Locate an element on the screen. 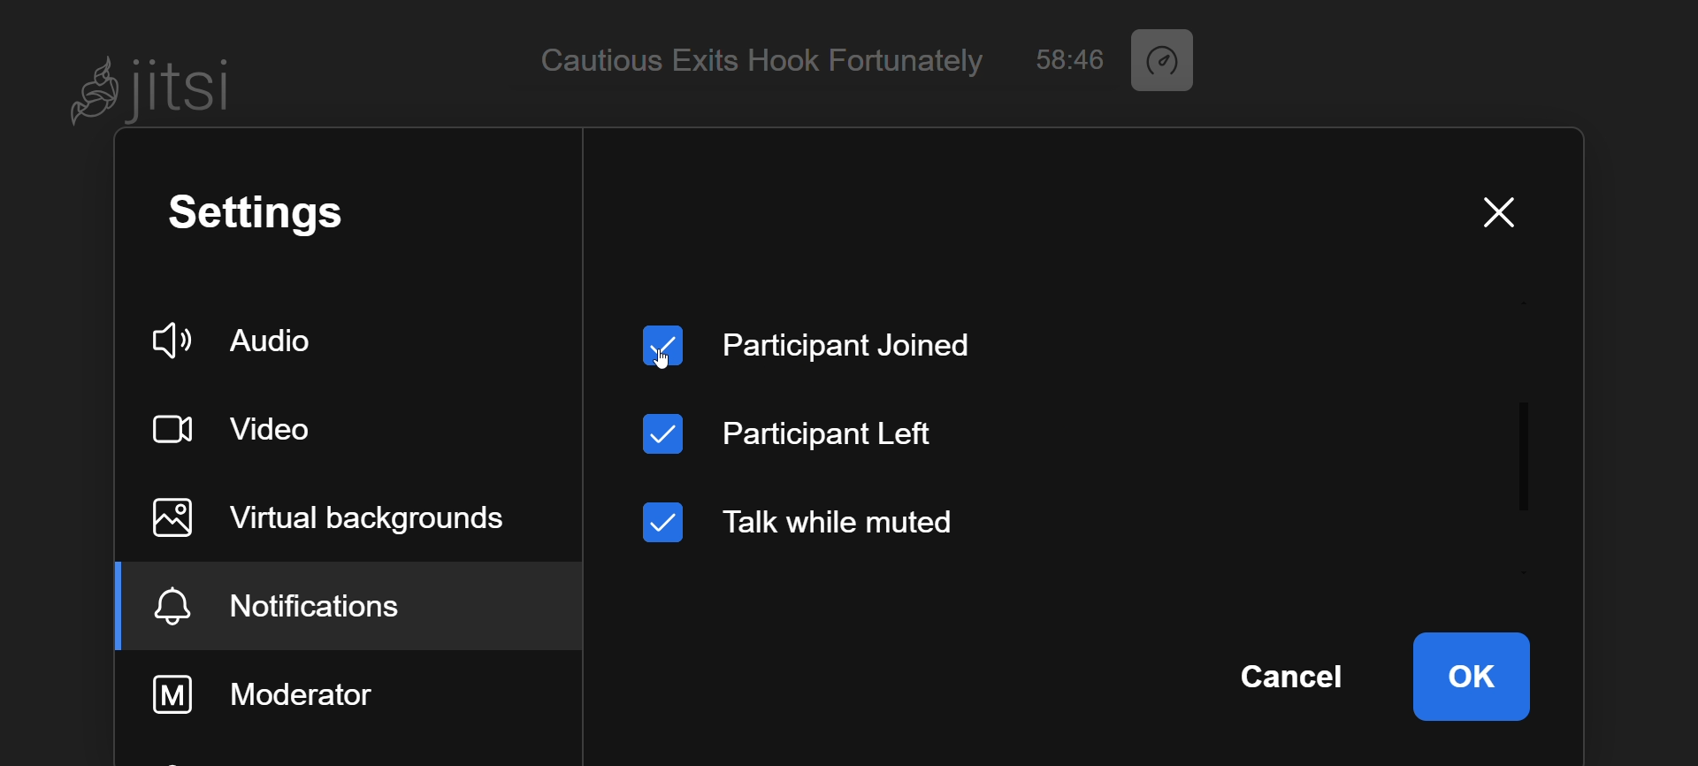  setting is located at coordinates (277, 213).